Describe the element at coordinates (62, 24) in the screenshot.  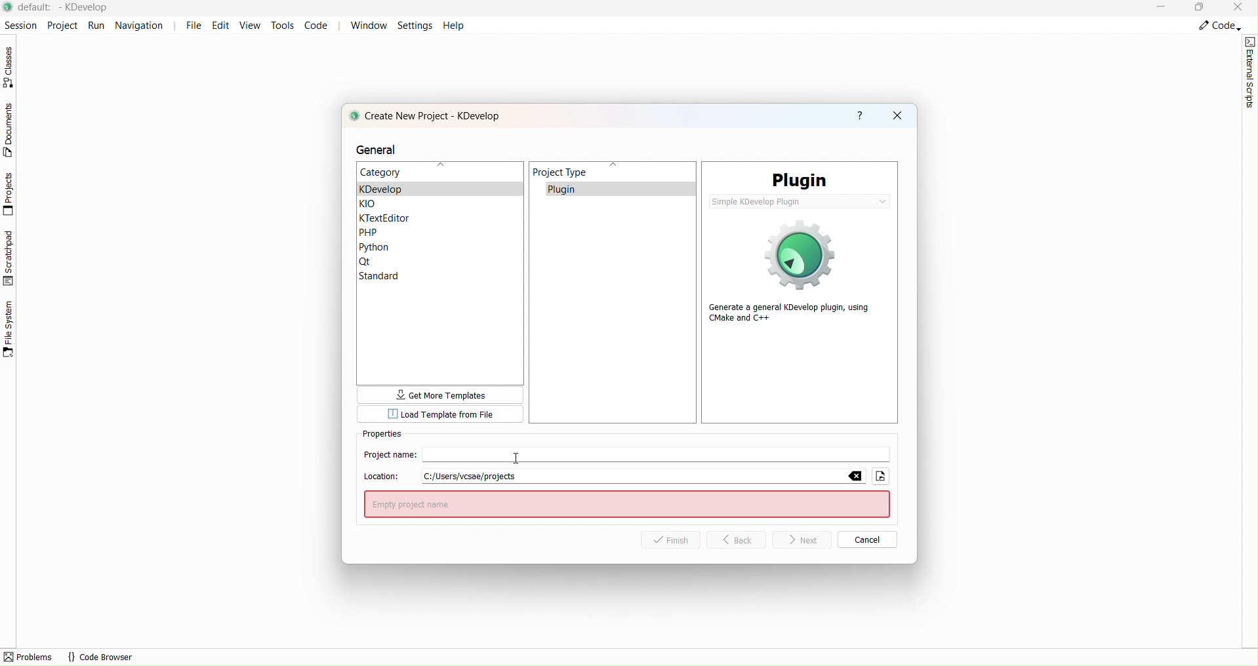
I see `Project` at that location.